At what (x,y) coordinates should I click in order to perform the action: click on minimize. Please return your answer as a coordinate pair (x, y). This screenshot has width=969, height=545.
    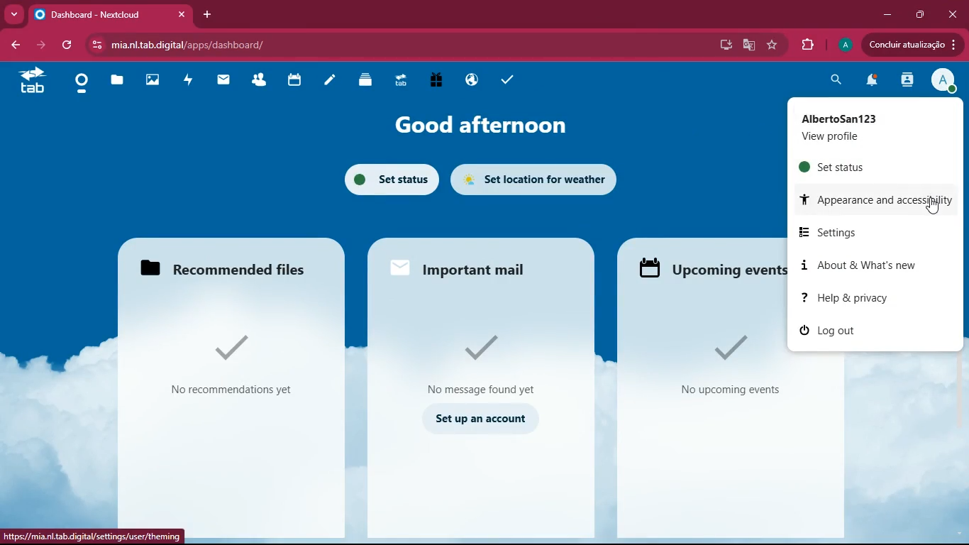
    Looking at the image, I should click on (888, 14).